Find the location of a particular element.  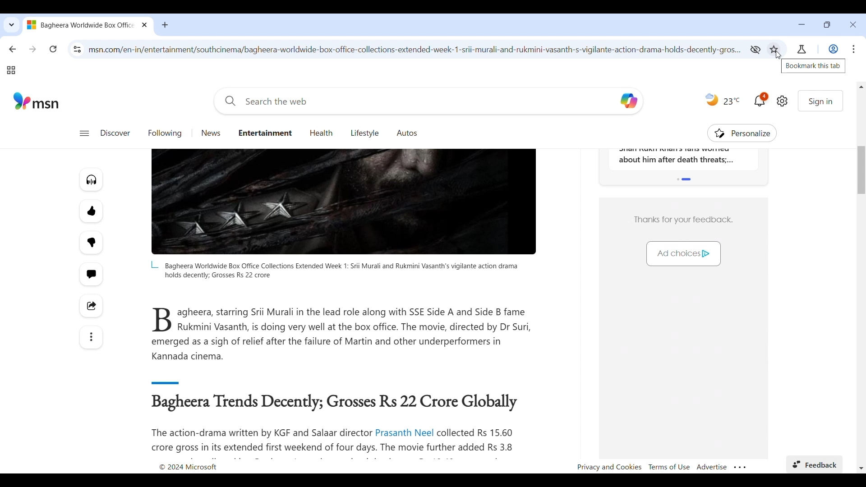

Go back is located at coordinates (13, 49).